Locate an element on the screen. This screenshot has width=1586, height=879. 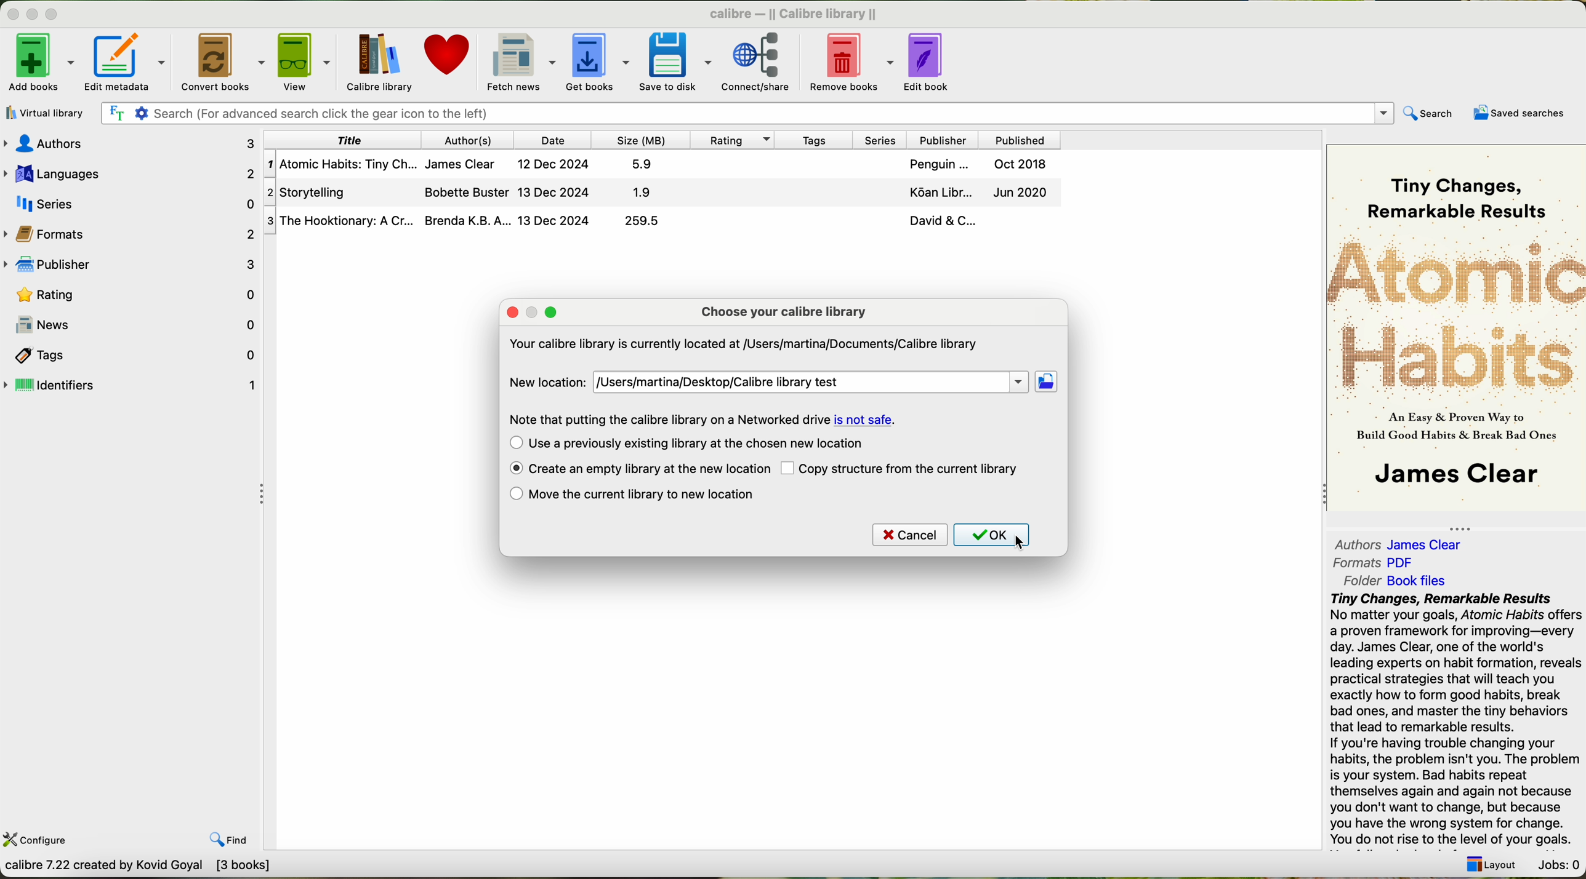
virtual library is located at coordinates (42, 113).